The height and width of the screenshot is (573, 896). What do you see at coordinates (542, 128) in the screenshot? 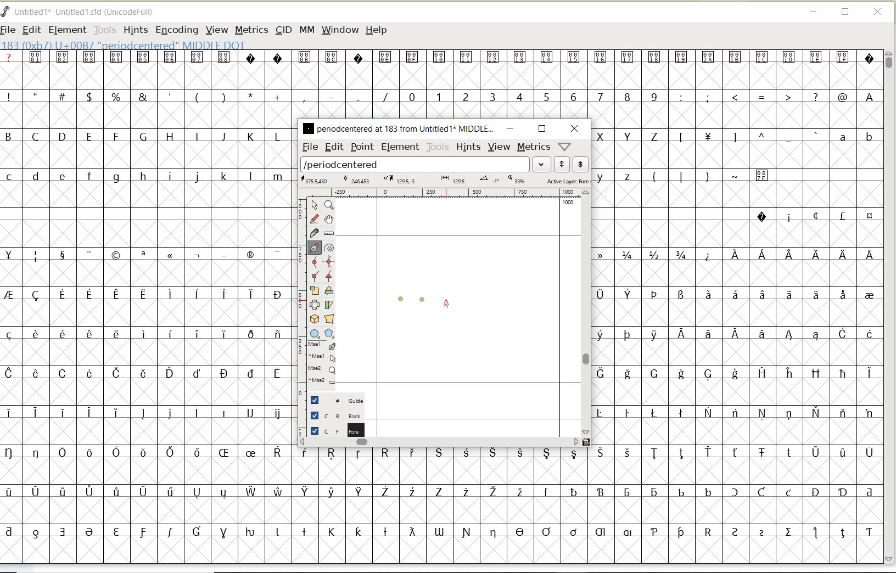
I see `restore` at bounding box center [542, 128].